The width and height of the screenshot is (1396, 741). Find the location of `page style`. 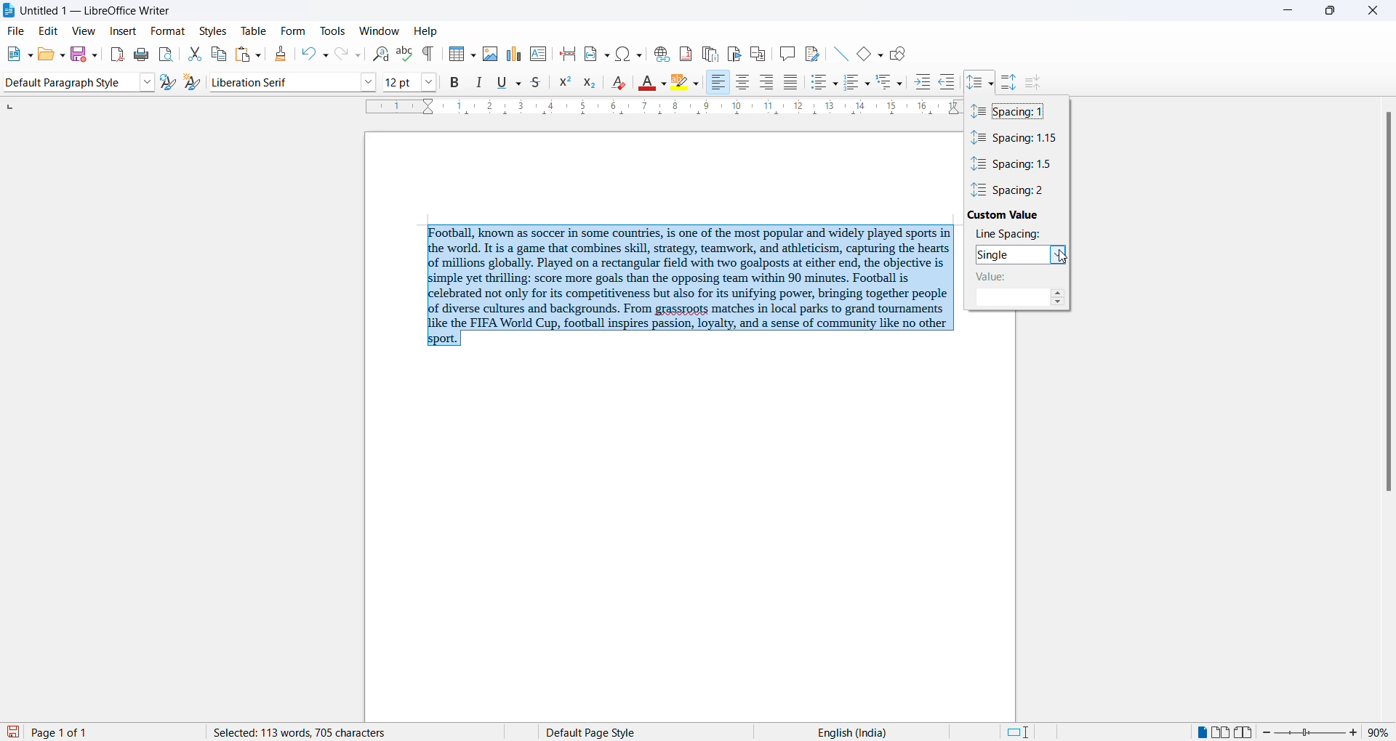

page style is located at coordinates (666, 732).